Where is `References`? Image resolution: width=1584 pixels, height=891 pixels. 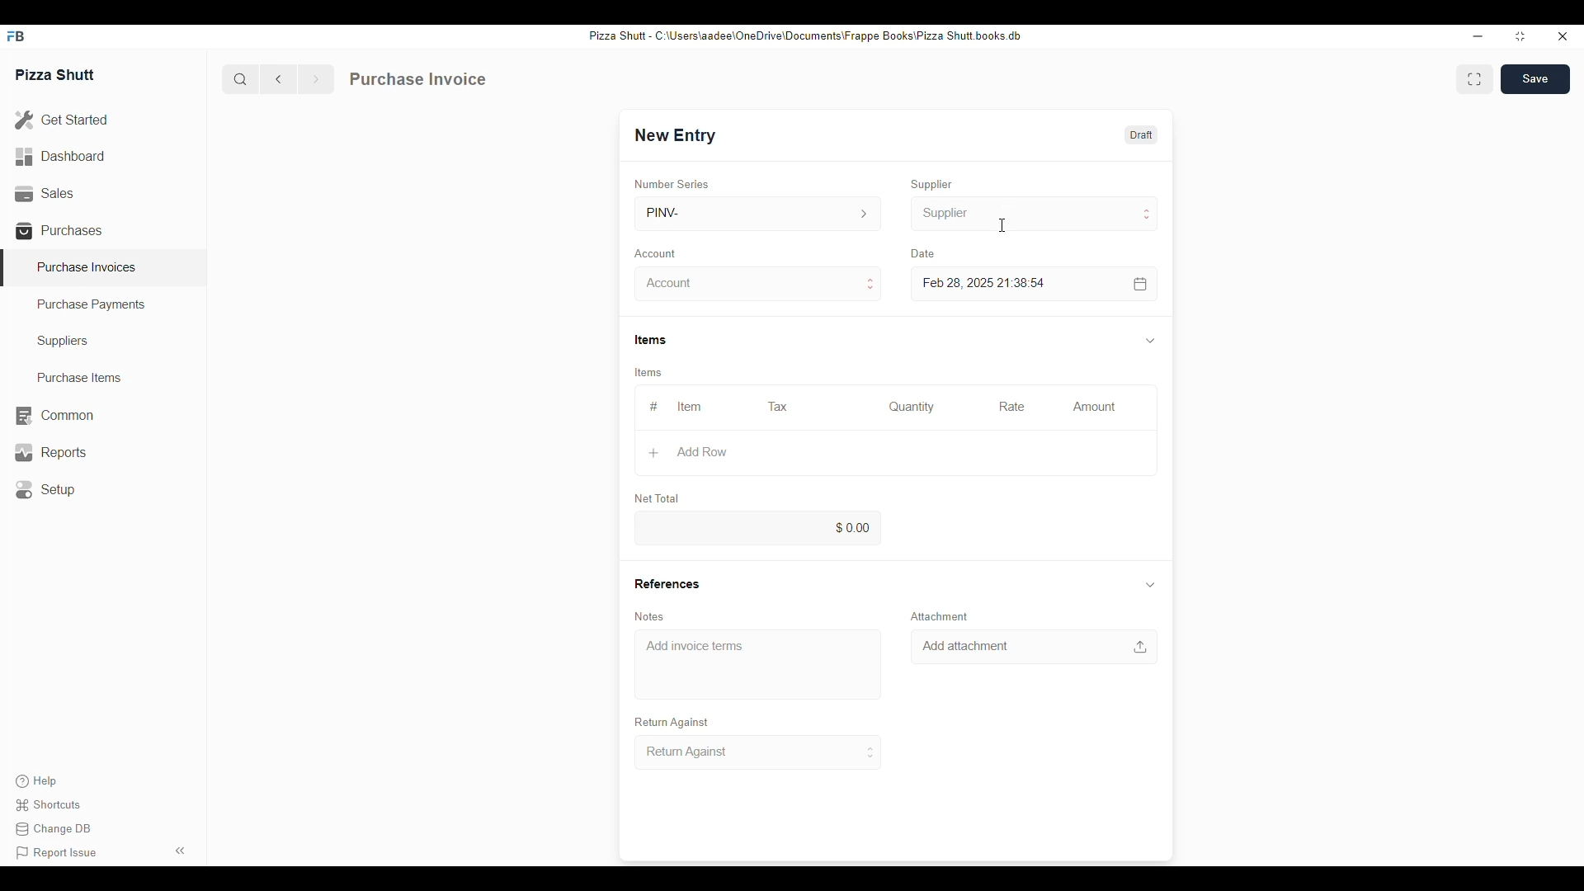 References is located at coordinates (665, 583).